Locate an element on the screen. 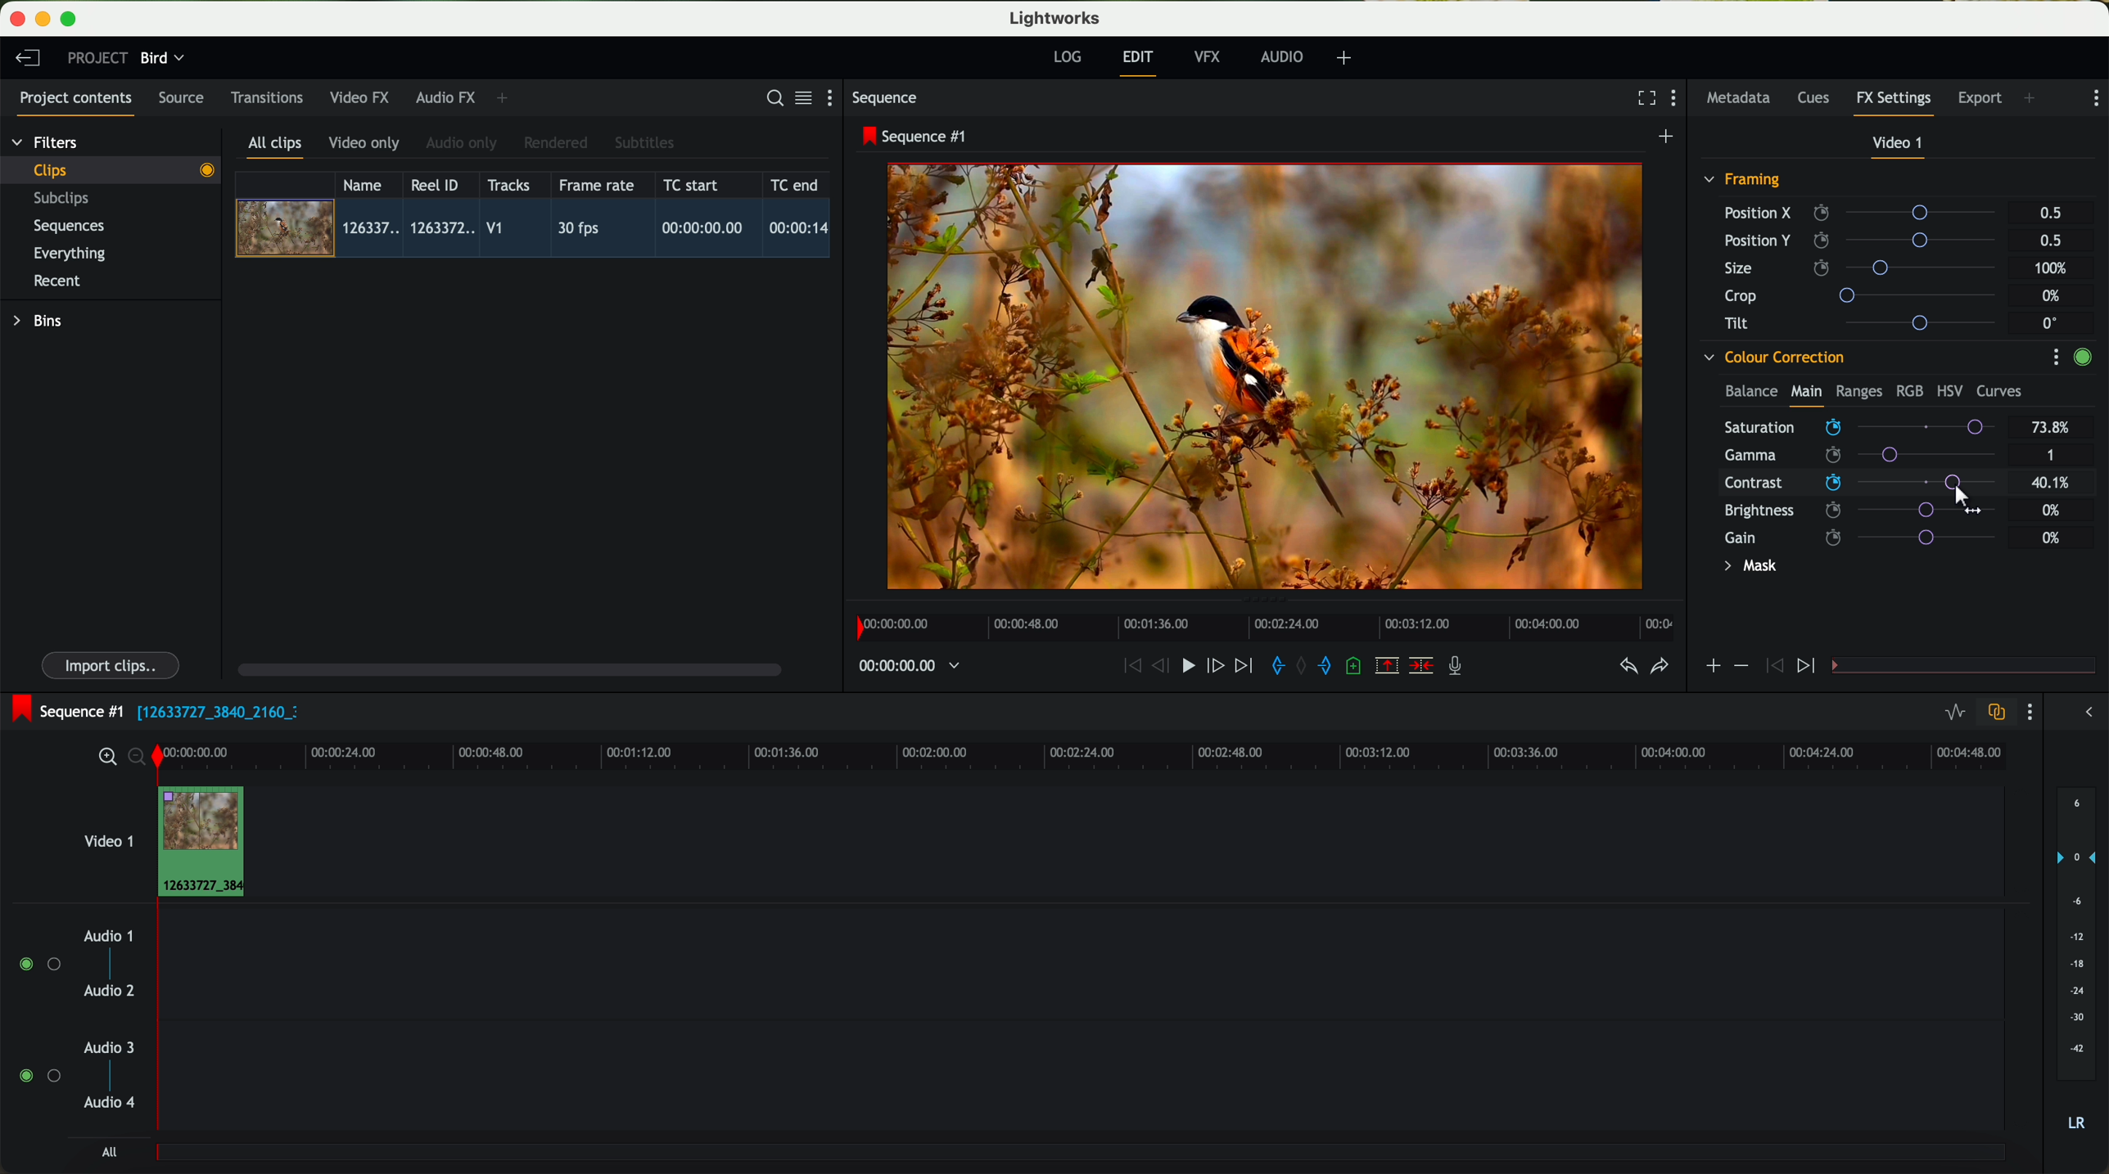 This screenshot has height=1174, width=2109. clips is located at coordinates (111, 169).